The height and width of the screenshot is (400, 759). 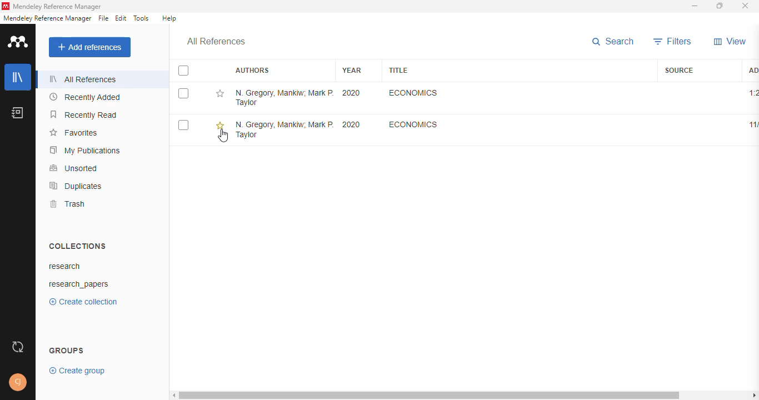 I want to click on my publications, so click(x=84, y=151).